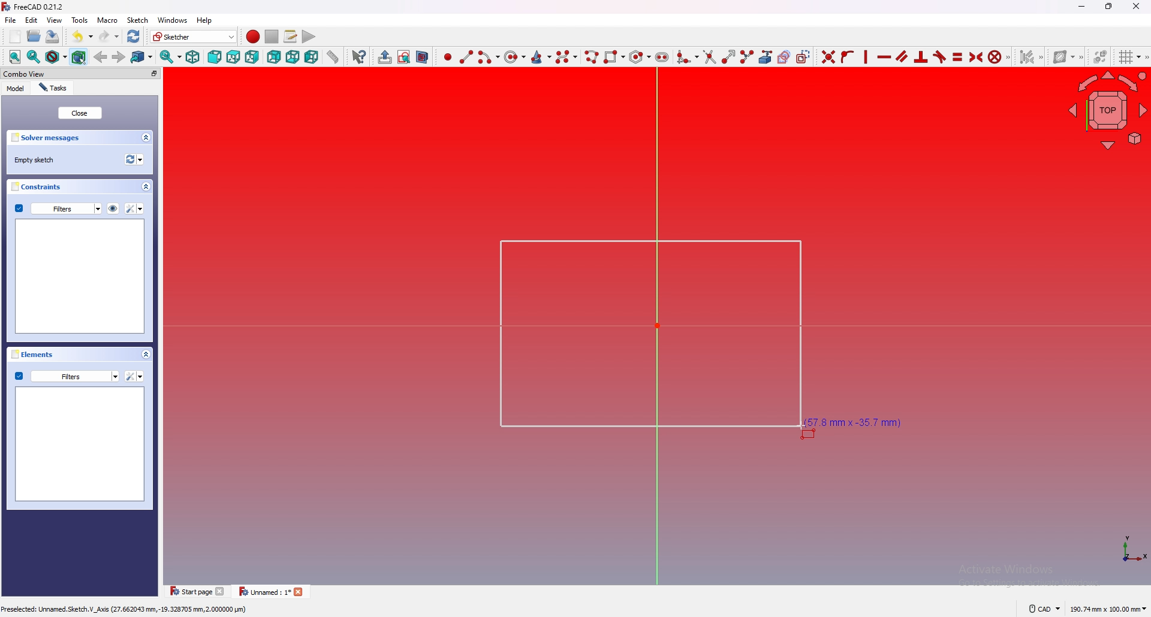  Describe the element at coordinates (489, 57) in the screenshot. I see `create arc` at that location.